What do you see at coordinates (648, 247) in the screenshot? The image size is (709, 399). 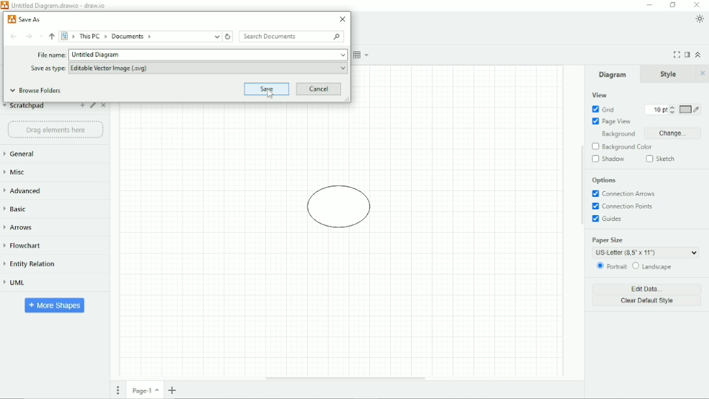 I see `Paper Size: US Letter (8.5' x 11')` at bounding box center [648, 247].